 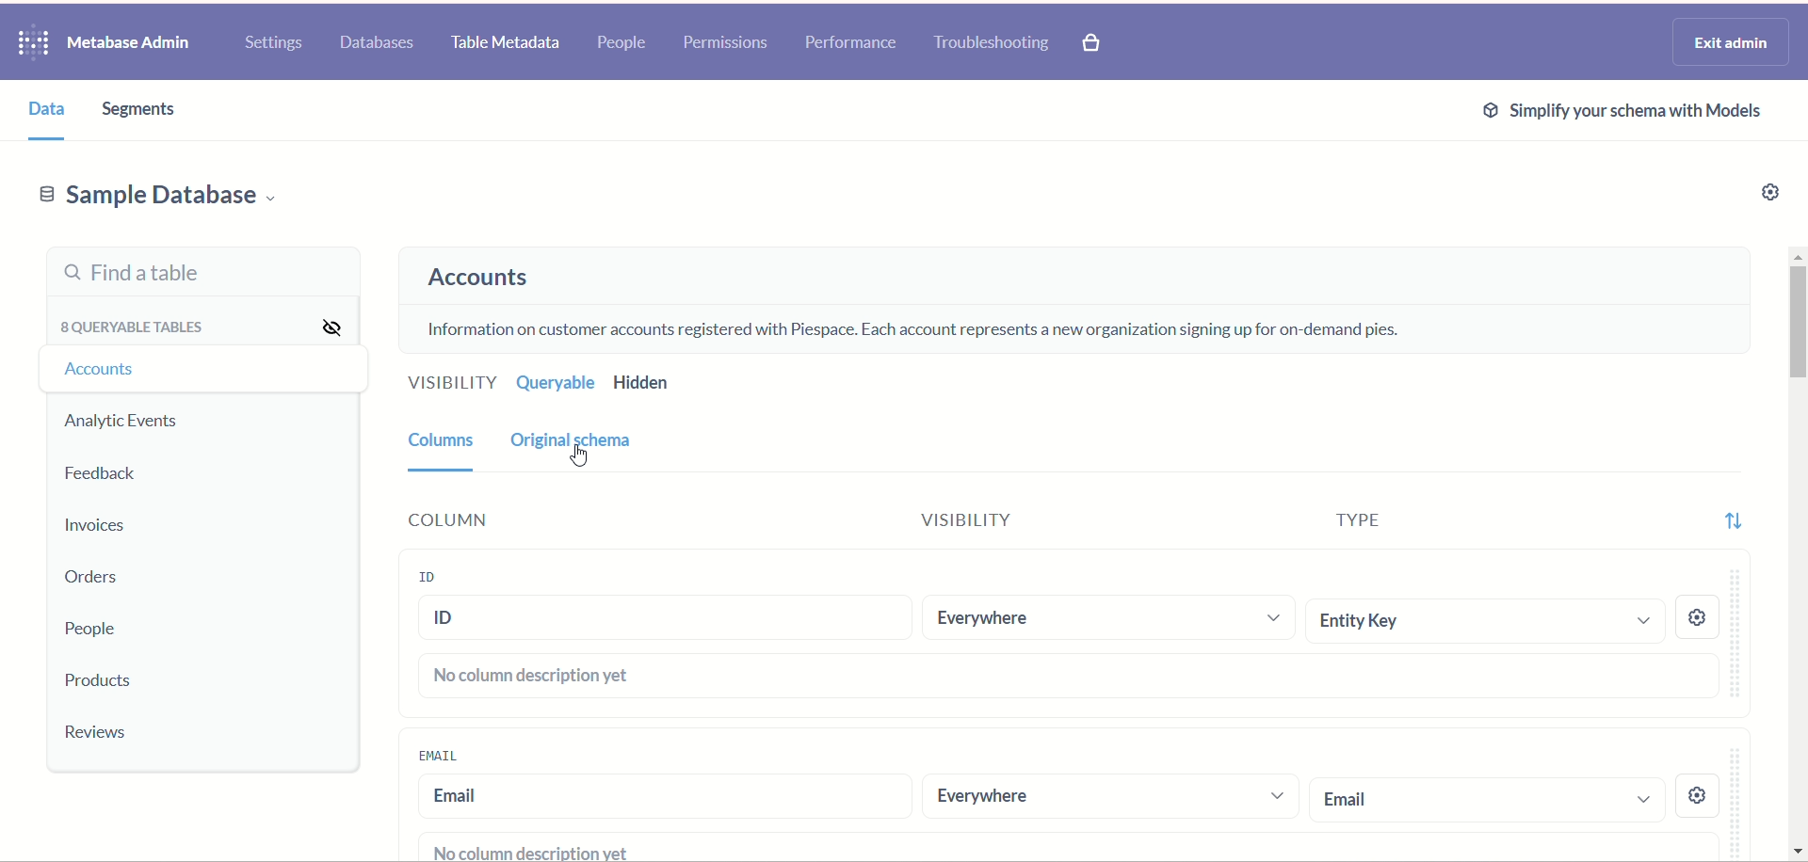 I want to click on ext, so click(x=1622, y=109).